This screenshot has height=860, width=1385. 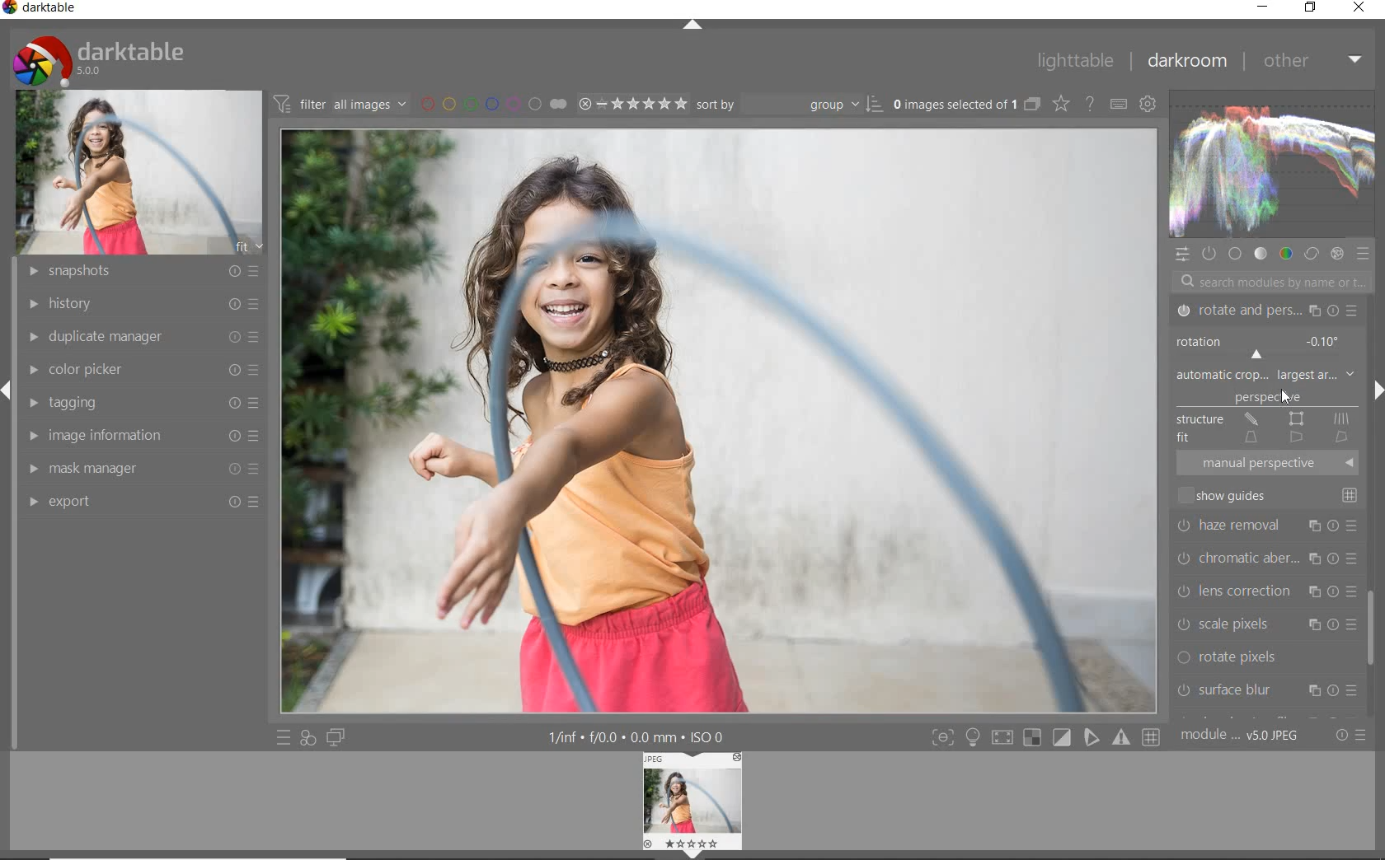 I want to click on tone, so click(x=1260, y=254).